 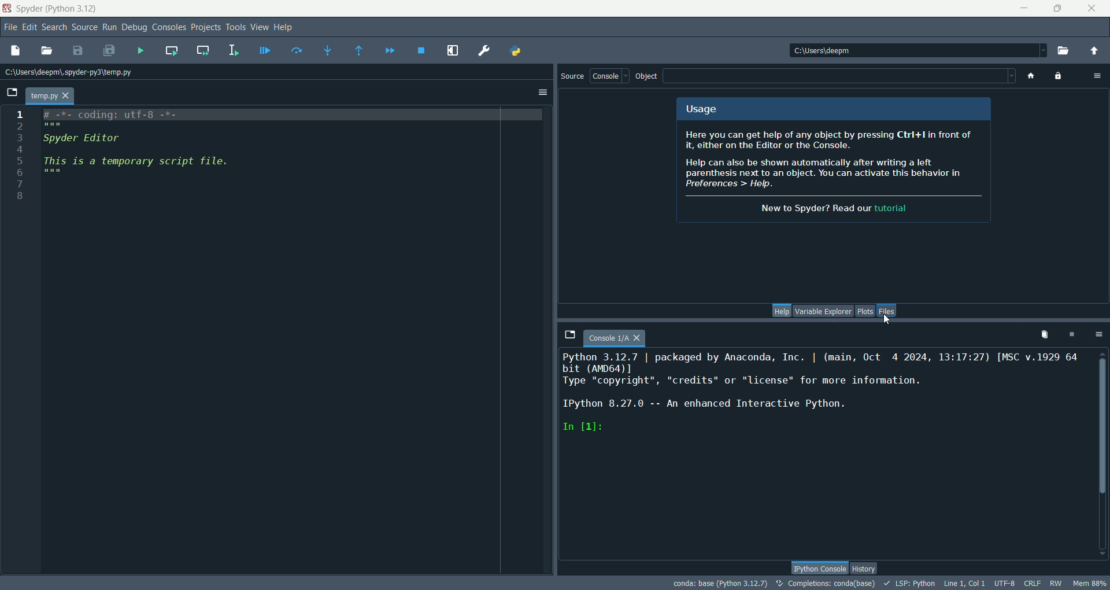 What do you see at coordinates (78, 51) in the screenshot?
I see `save` at bounding box center [78, 51].